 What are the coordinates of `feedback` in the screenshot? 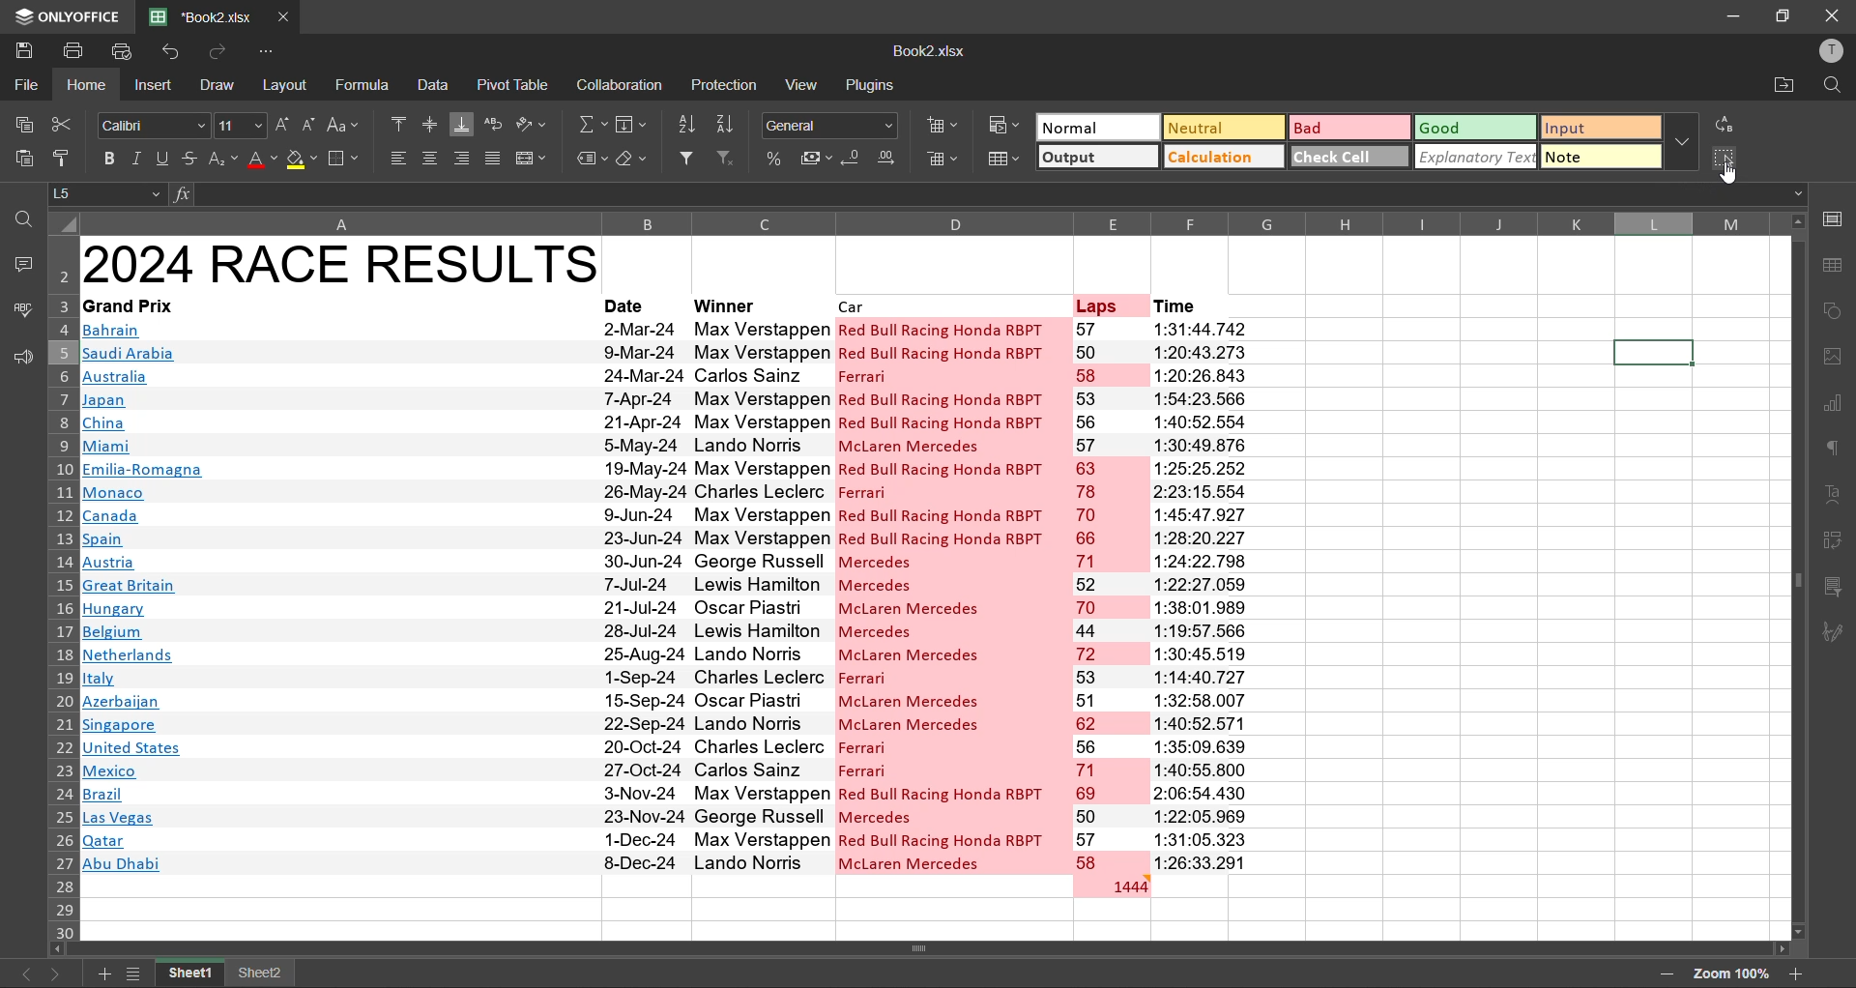 It's located at (21, 357).